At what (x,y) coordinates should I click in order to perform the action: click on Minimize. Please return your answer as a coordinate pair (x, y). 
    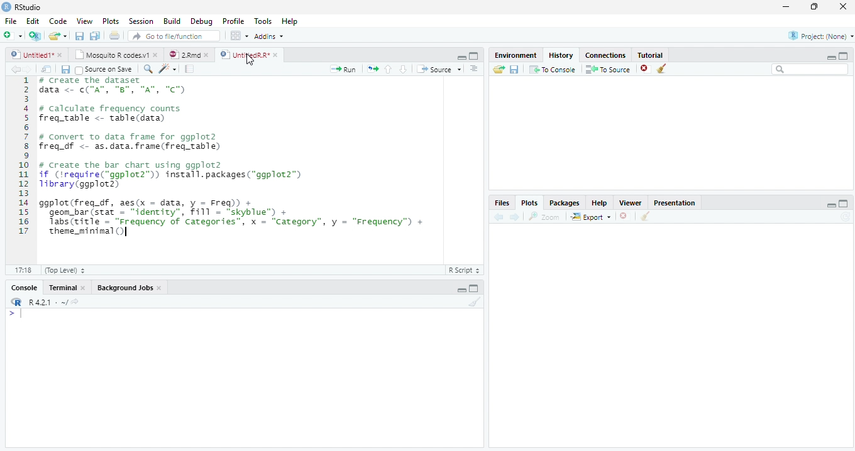
    Looking at the image, I should click on (830, 58).